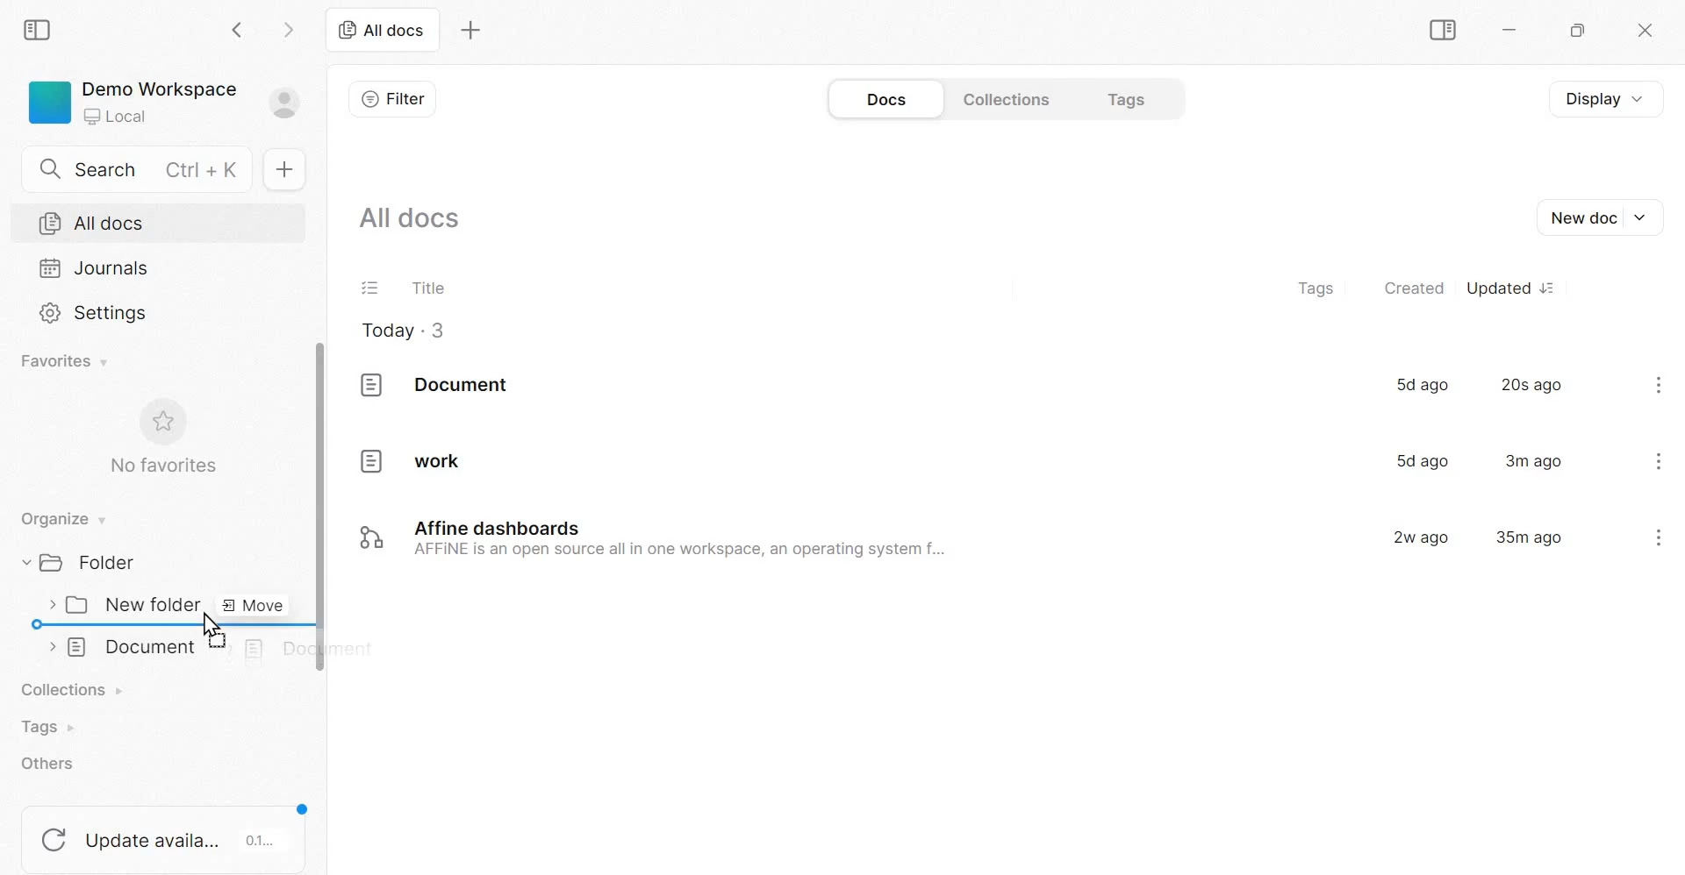 This screenshot has width=1685, height=875. Describe the element at coordinates (291, 28) in the screenshot. I see `go forward` at that location.